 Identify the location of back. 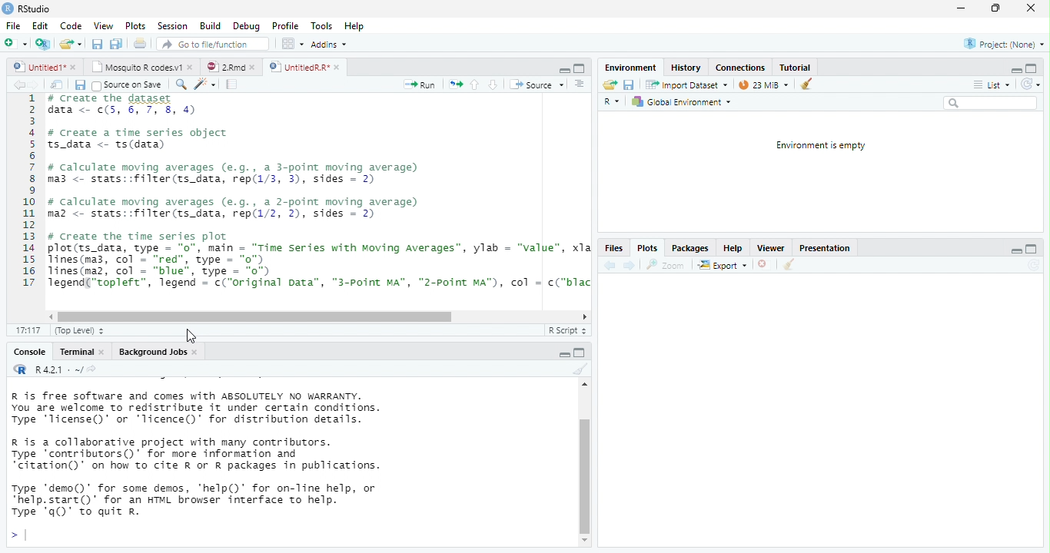
(18, 84).